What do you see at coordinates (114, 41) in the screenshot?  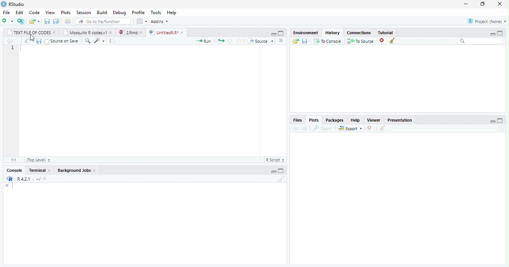 I see `compile report` at bounding box center [114, 41].